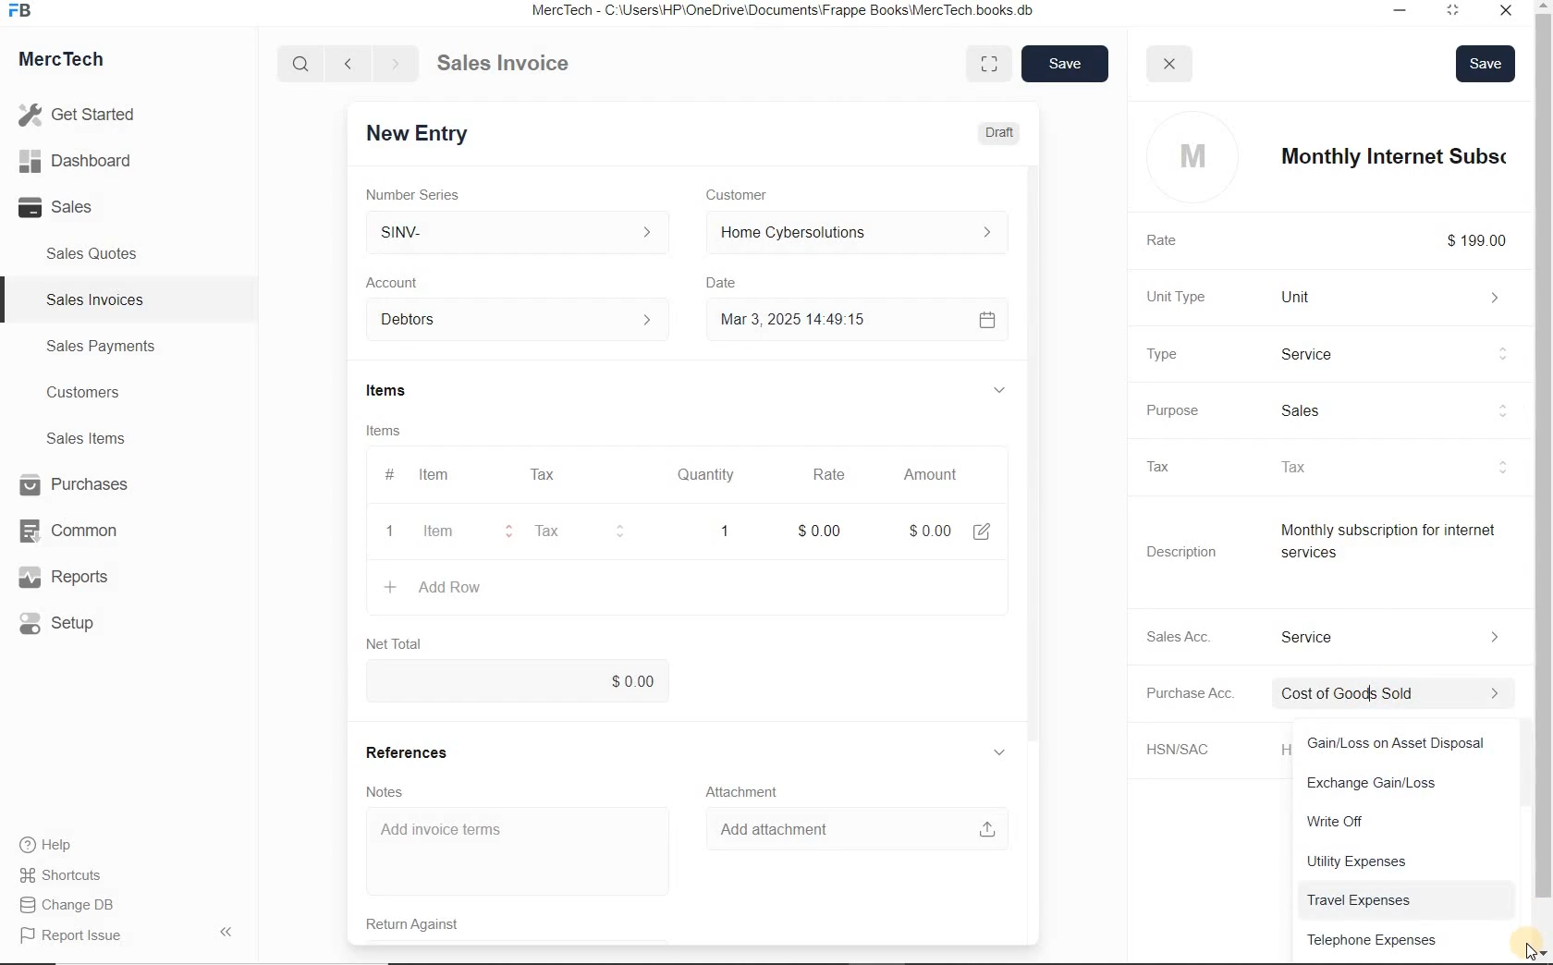  Describe the element at coordinates (1010, 752) in the screenshot. I see `hide sub menu` at that location.